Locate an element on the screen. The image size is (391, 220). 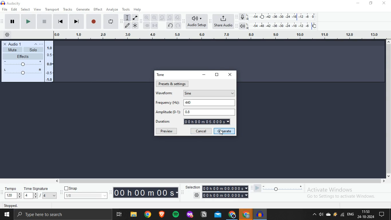
Brave is located at coordinates (163, 214).